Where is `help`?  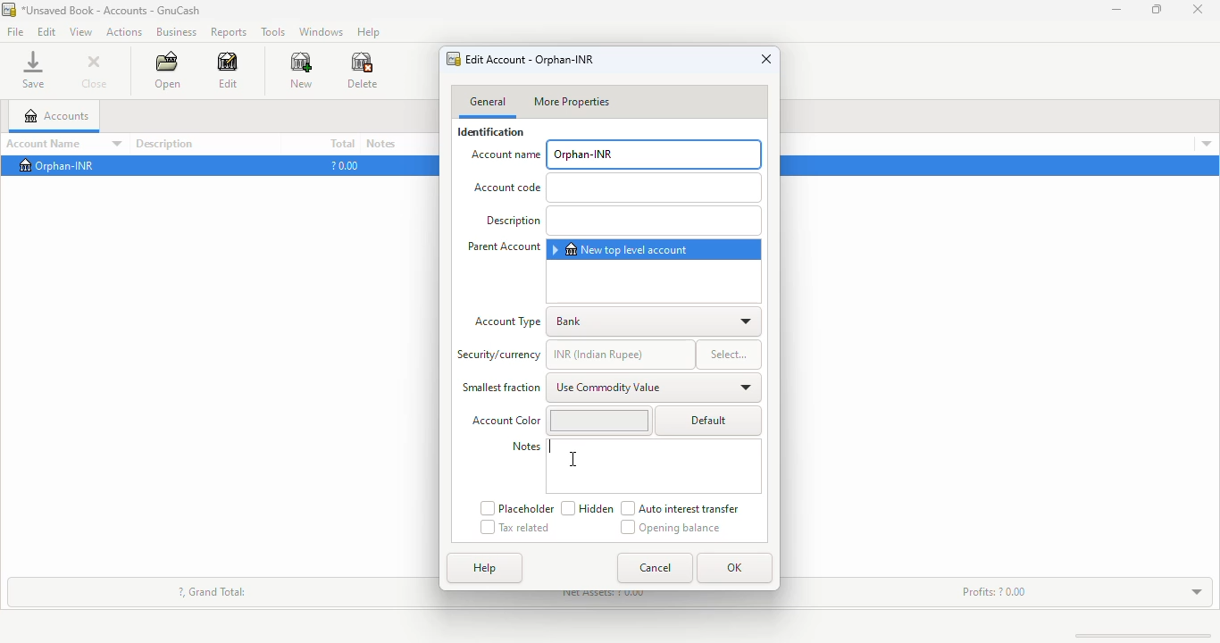 help is located at coordinates (371, 32).